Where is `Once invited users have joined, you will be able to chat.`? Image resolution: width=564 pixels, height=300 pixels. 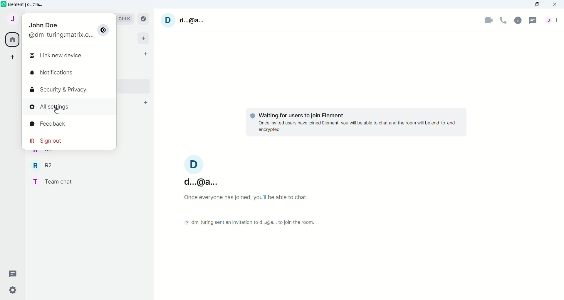 Once invited users have joined, you will be able to chat. is located at coordinates (258, 199).